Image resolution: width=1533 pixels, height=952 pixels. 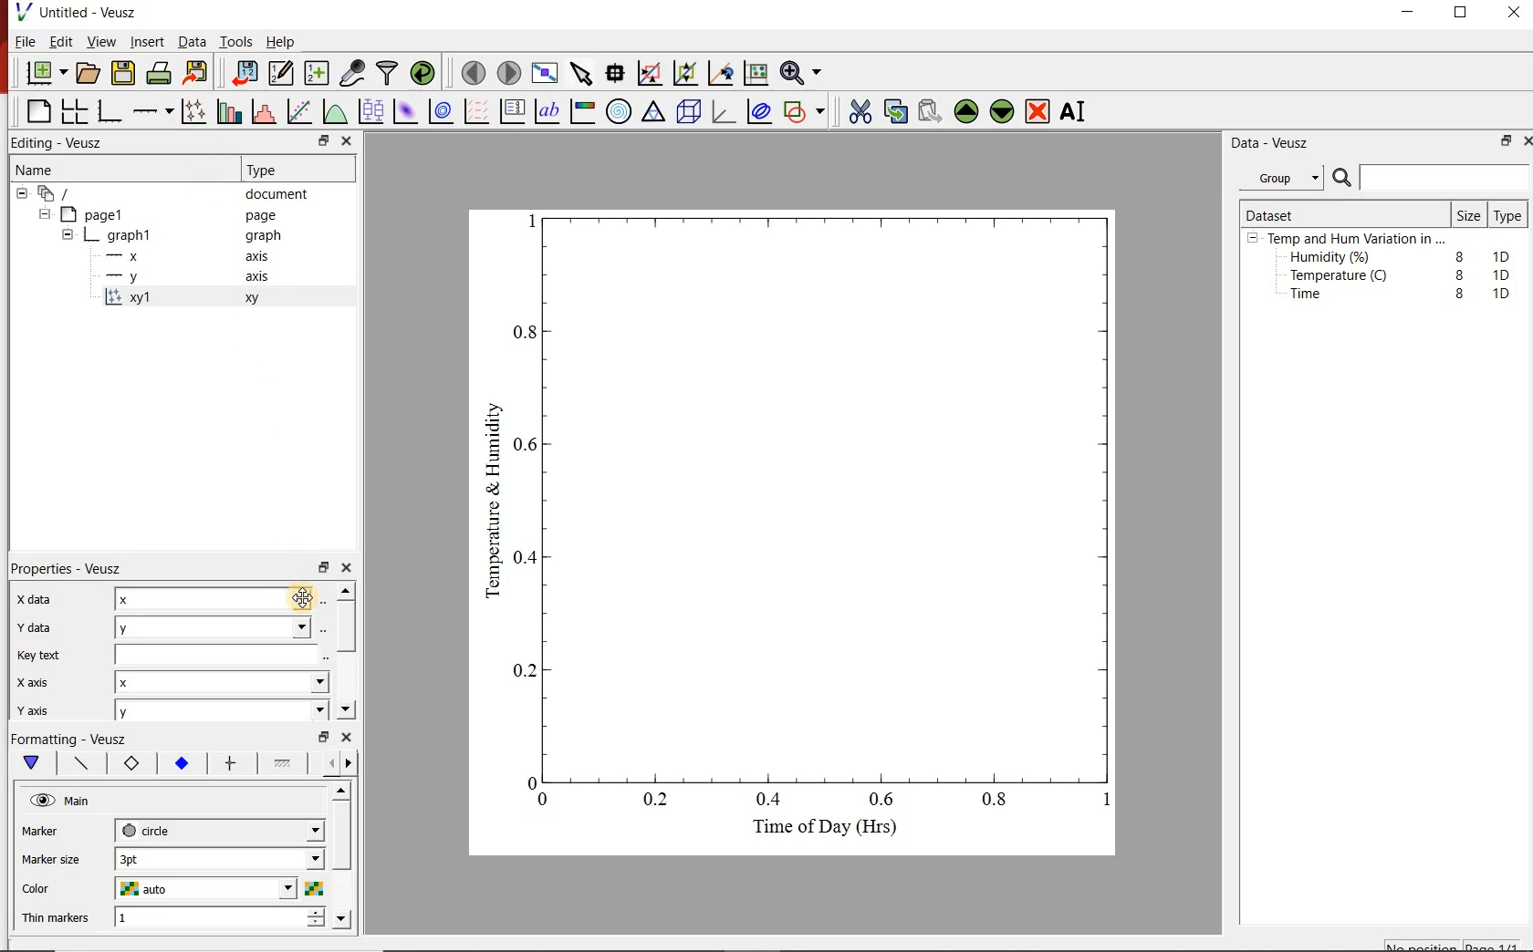 I want to click on Marker, so click(x=54, y=833).